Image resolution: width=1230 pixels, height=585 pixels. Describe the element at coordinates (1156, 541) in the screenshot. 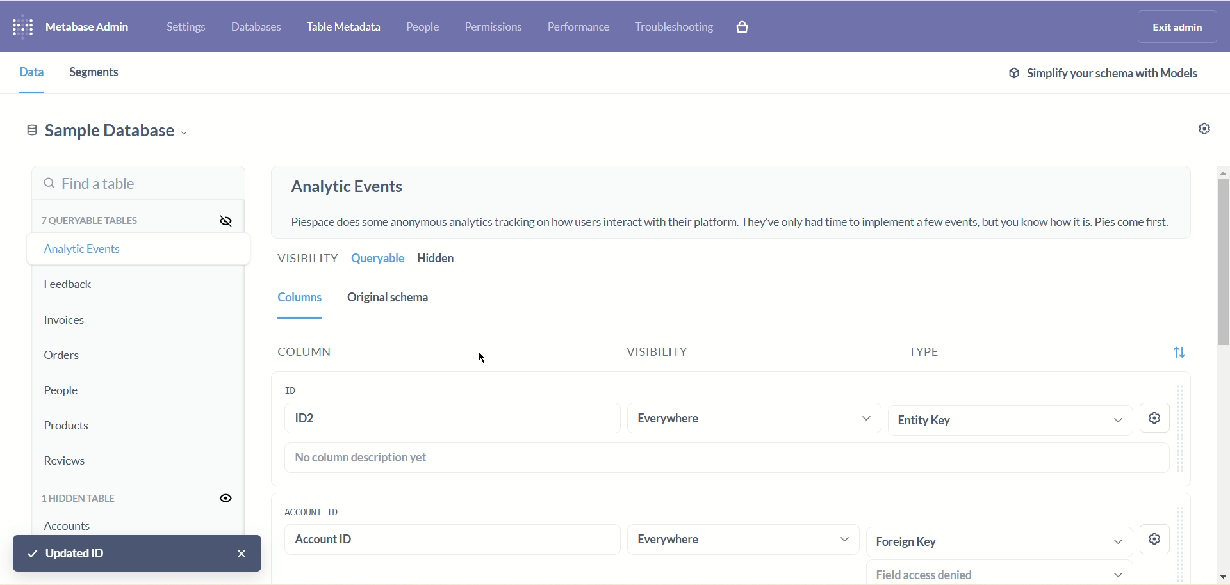

I see `settings` at that location.